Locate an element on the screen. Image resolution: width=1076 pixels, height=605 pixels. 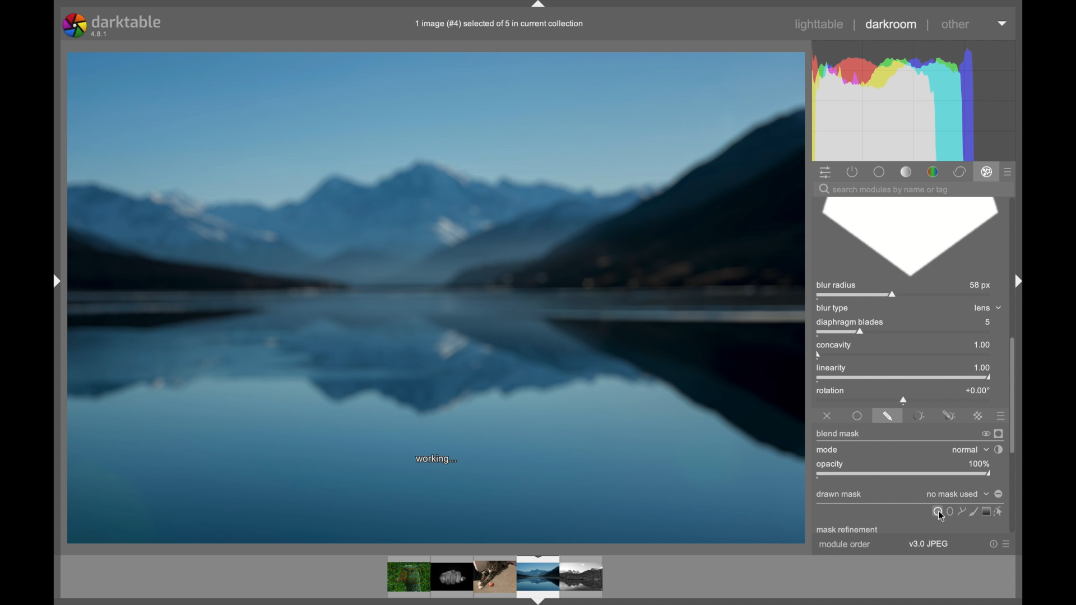
opacity is located at coordinates (903, 475).